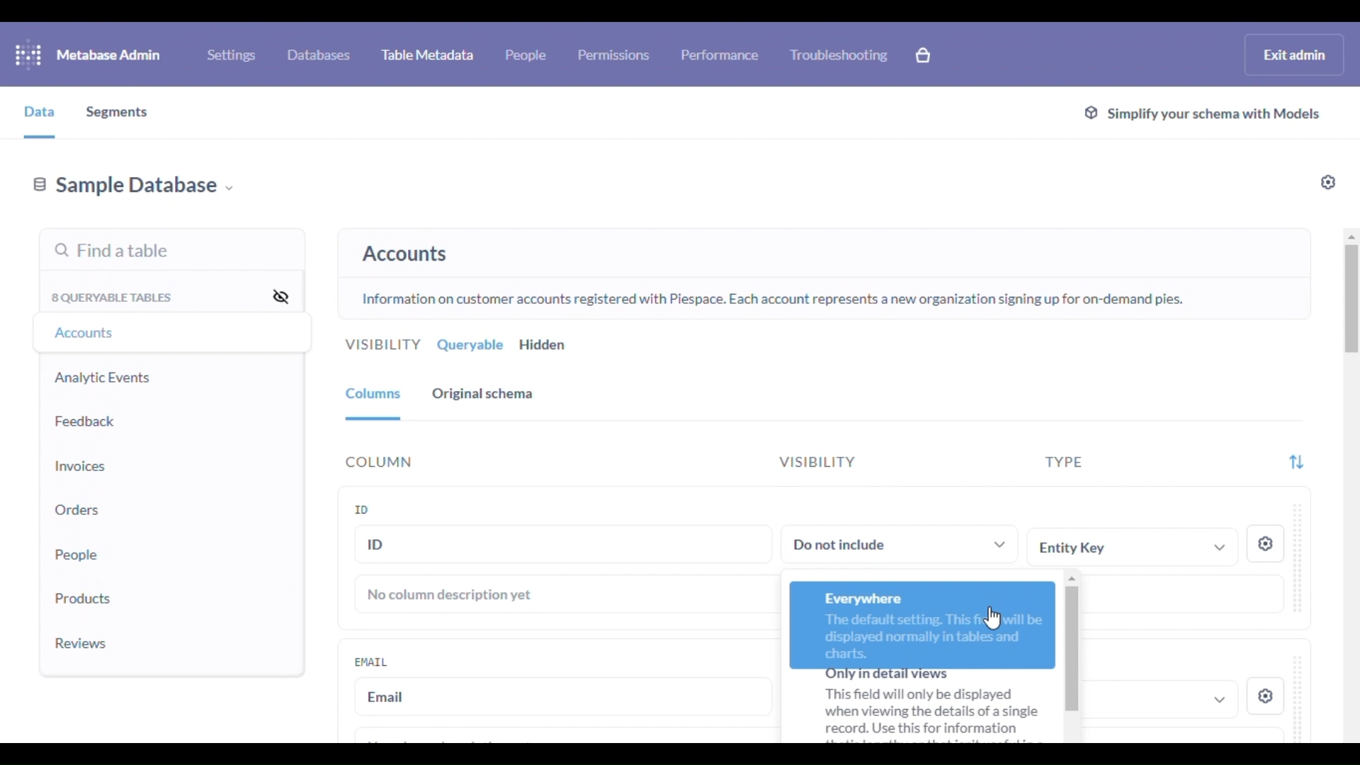 Image resolution: width=1360 pixels, height=765 pixels. What do you see at coordinates (526, 54) in the screenshot?
I see `people` at bounding box center [526, 54].